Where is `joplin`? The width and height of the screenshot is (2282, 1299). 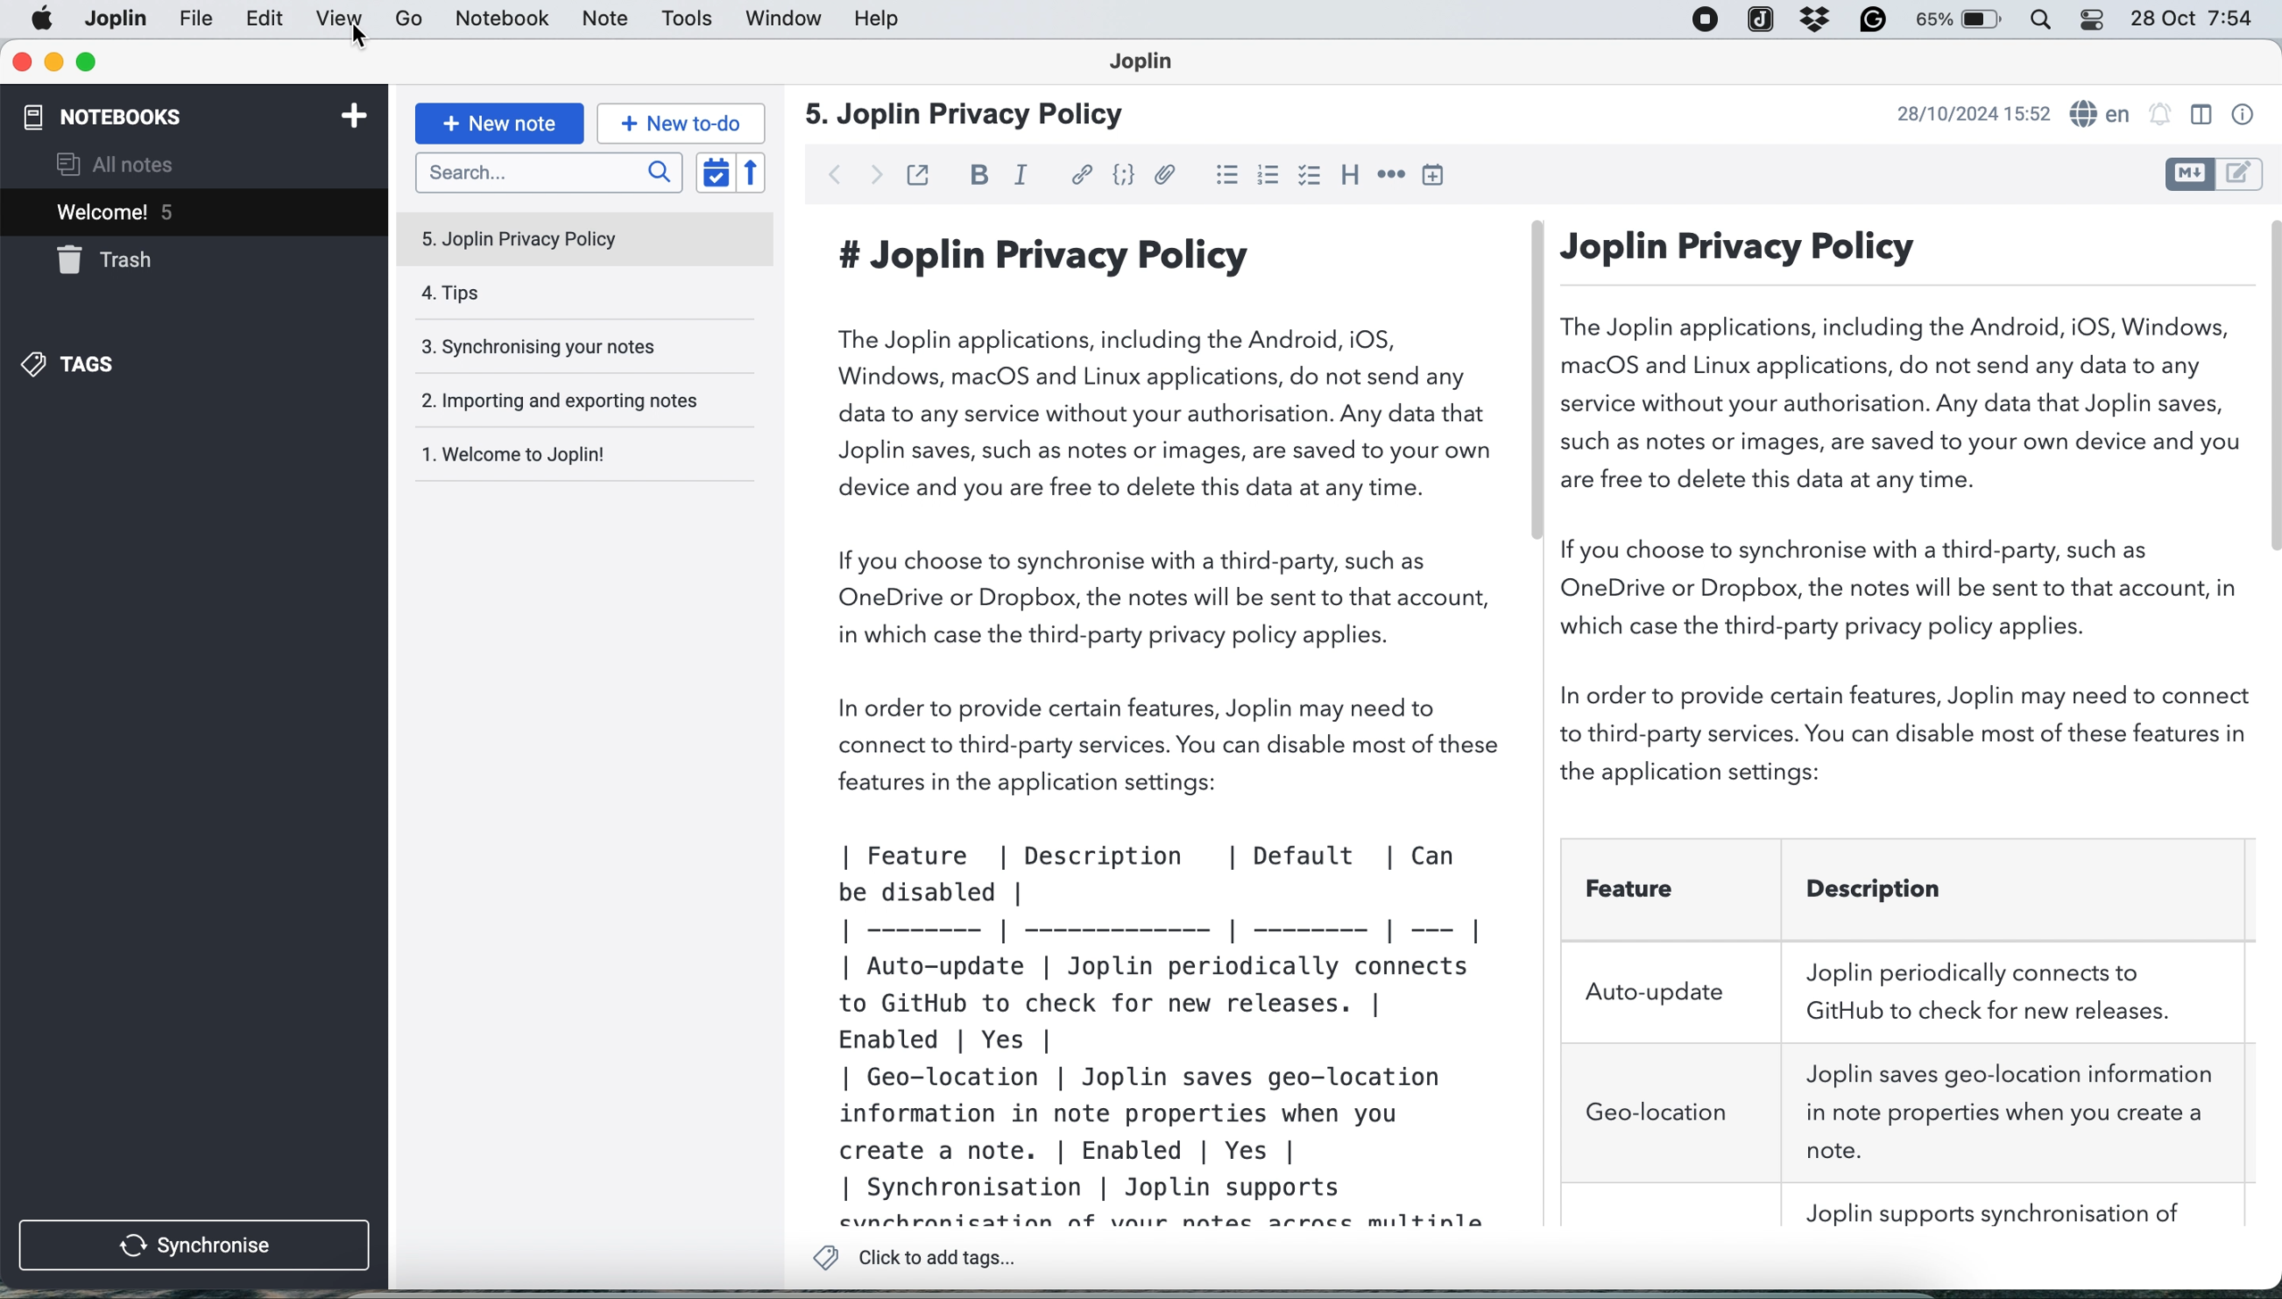
joplin is located at coordinates (198, 20).